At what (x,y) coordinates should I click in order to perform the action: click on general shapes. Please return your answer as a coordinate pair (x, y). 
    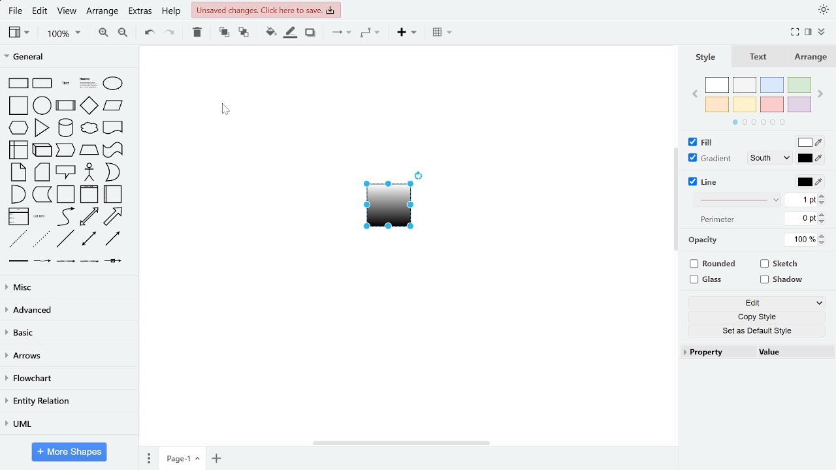
    Looking at the image, I should click on (17, 193).